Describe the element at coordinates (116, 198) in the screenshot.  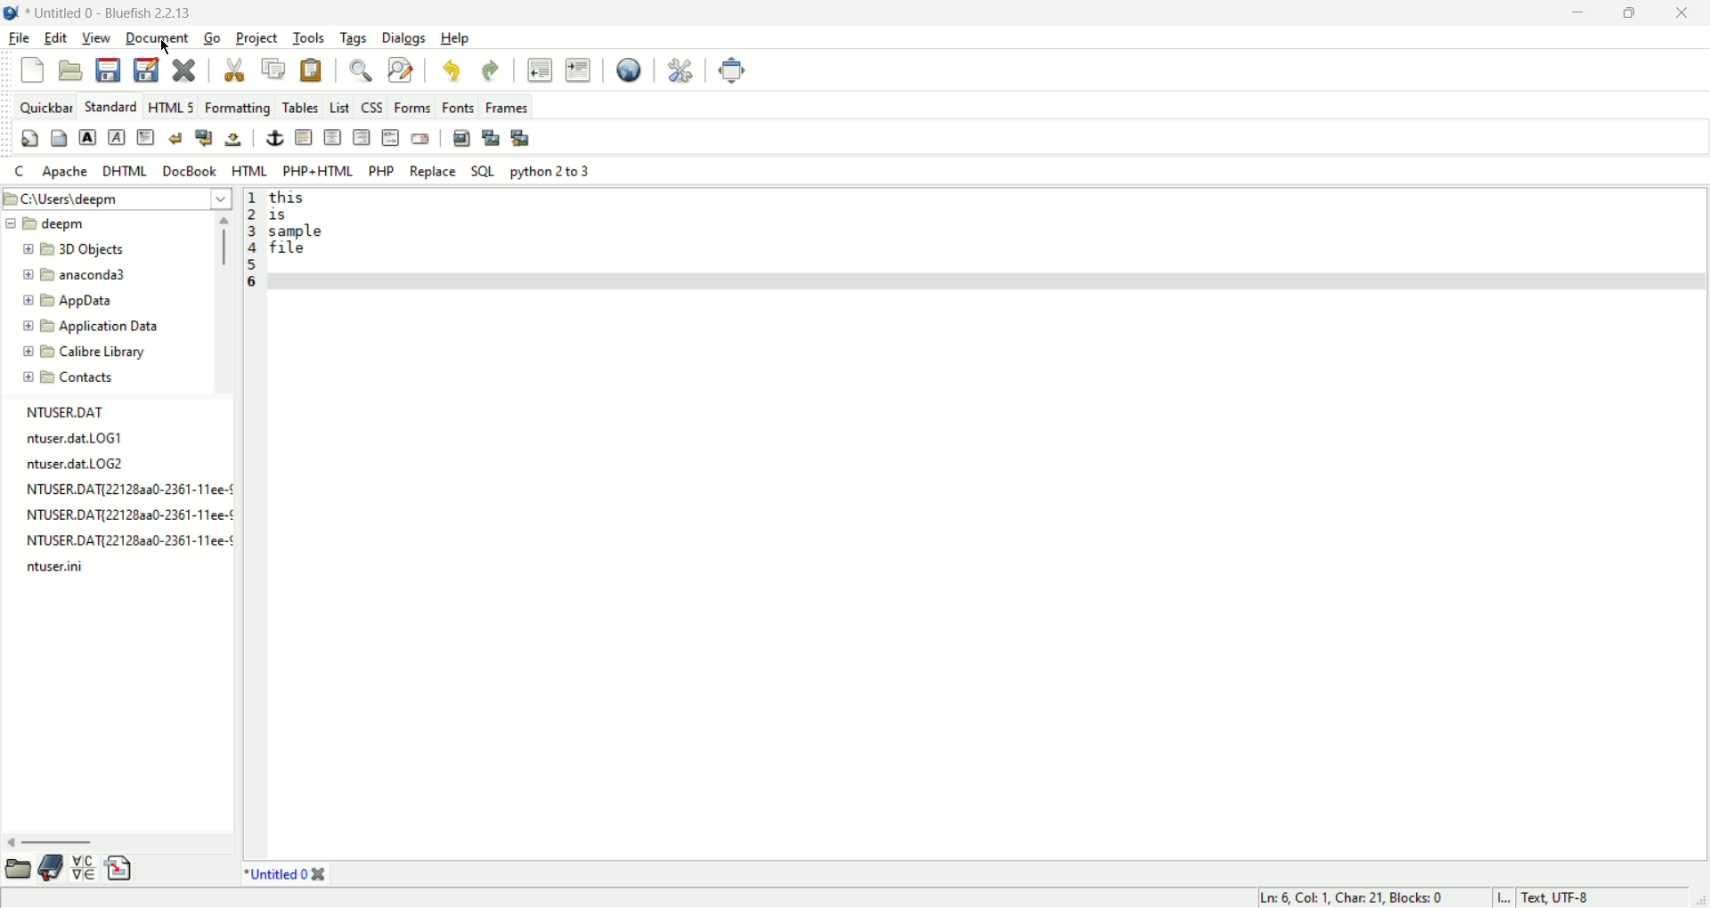
I see `location` at that location.